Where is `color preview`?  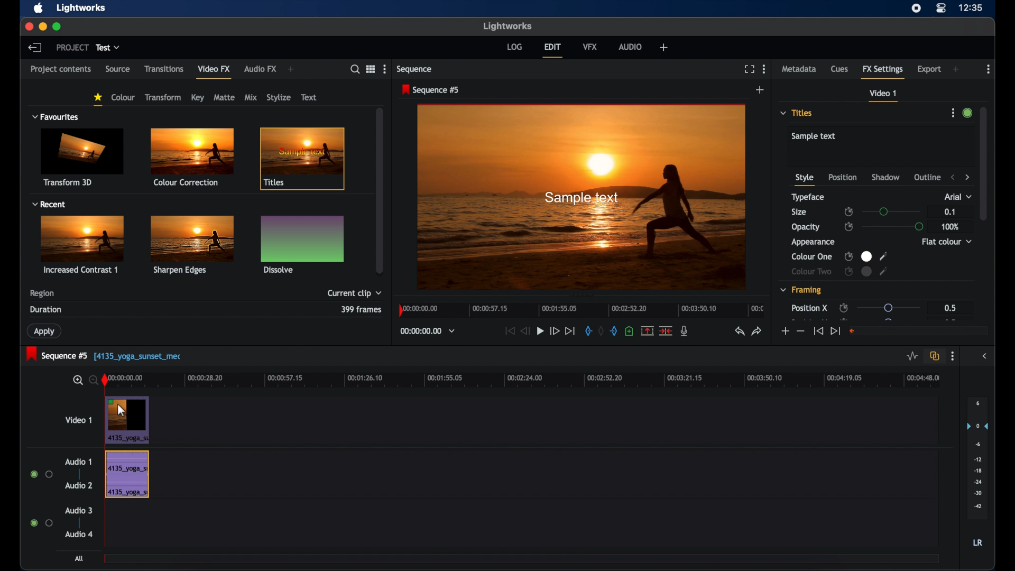 color preview is located at coordinates (866, 272).